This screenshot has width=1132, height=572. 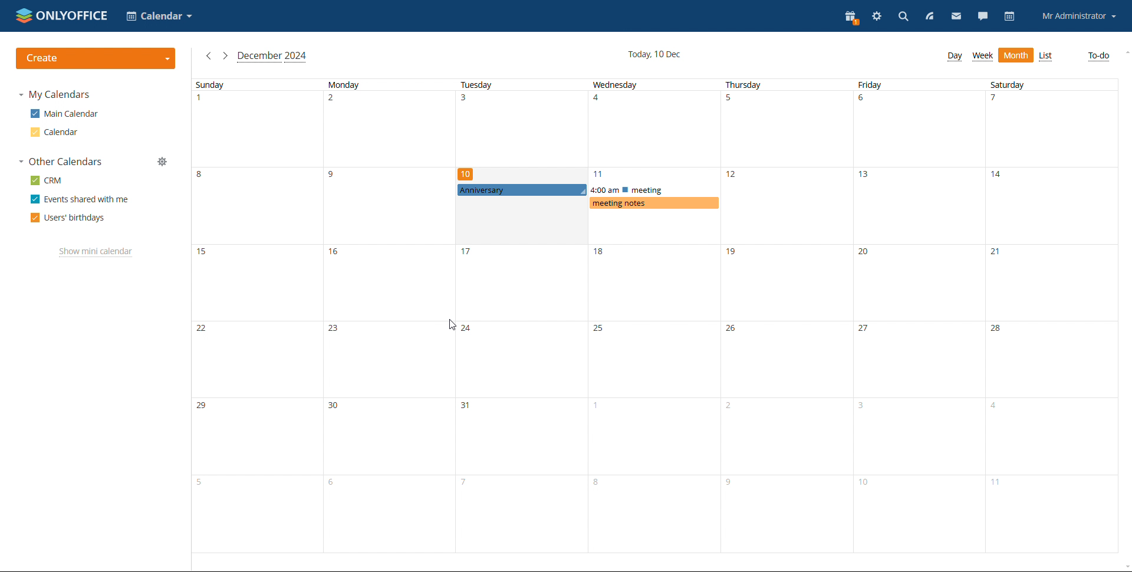 What do you see at coordinates (61, 161) in the screenshot?
I see `other calendars` at bounding box center [61, 161].